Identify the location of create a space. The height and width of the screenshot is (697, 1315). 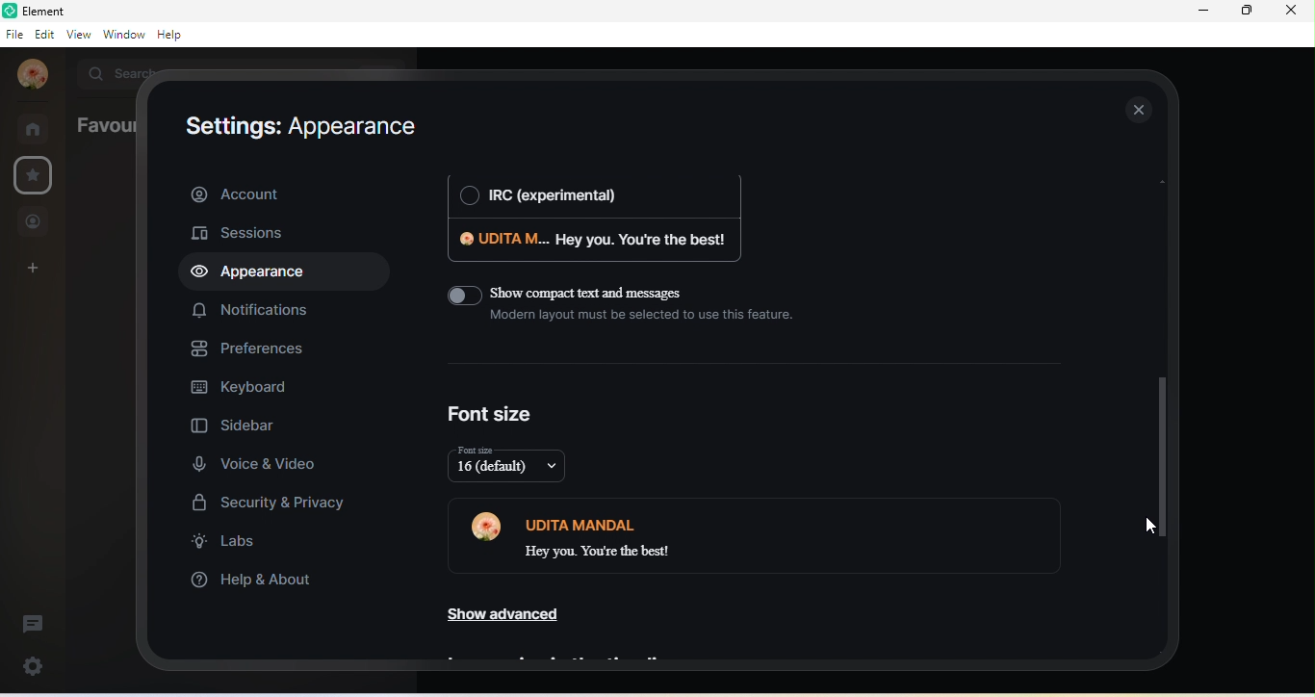
(34, 270).